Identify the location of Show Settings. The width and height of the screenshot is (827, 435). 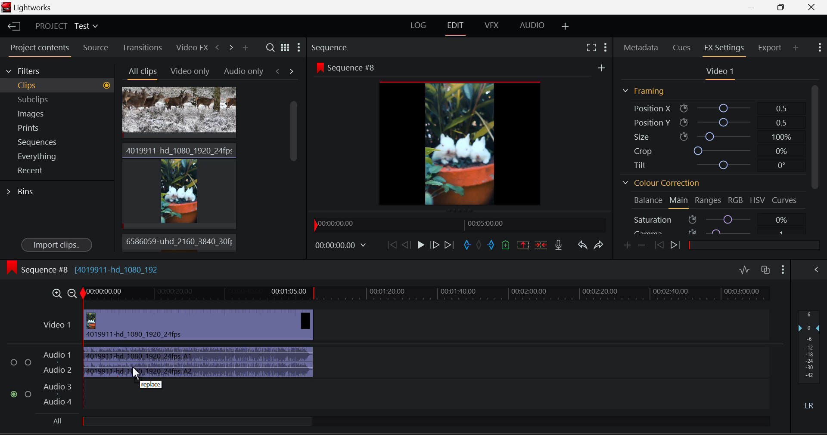
(606, 47).